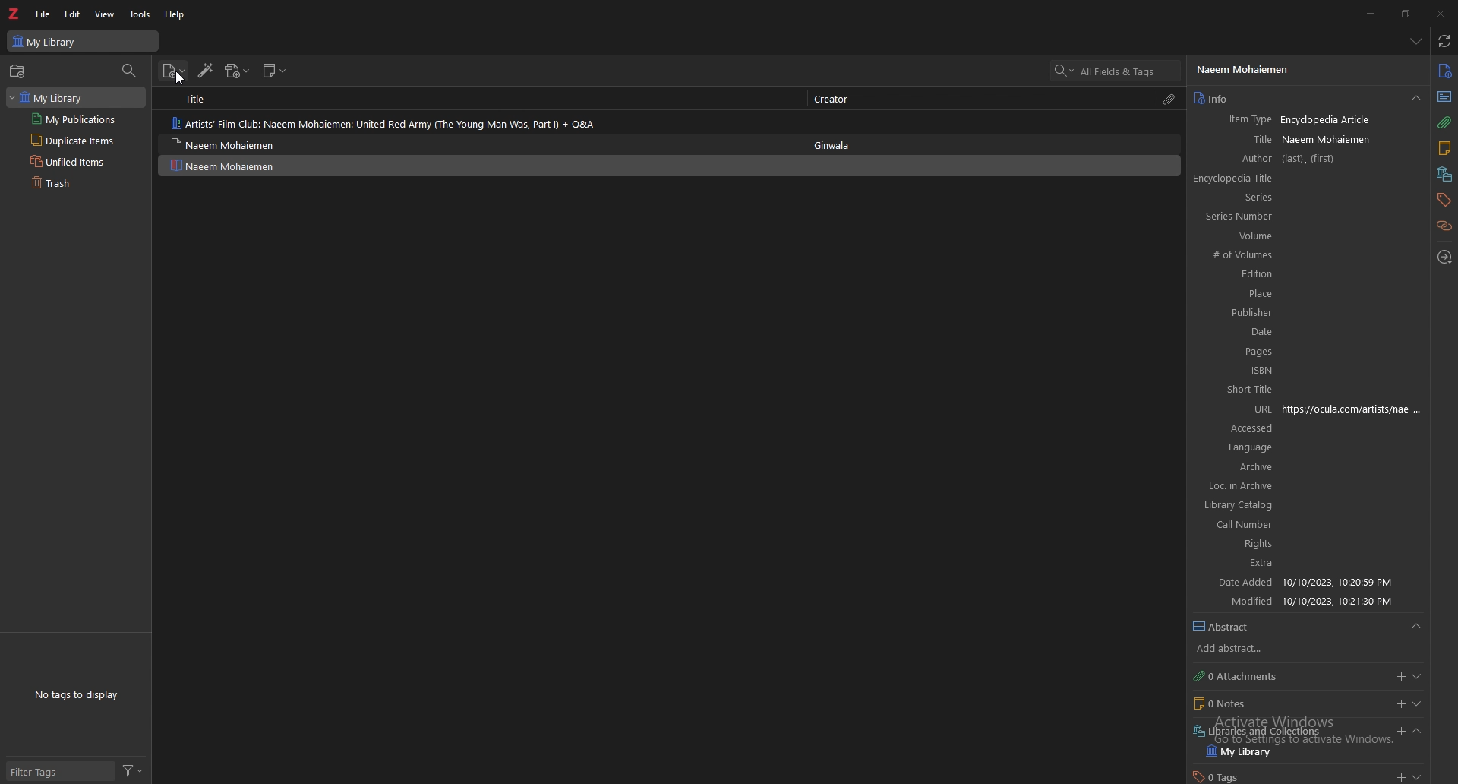  What do you see at coordinates (1401, 676) in the screenshot?
I see `add attachments` at bounding box center [1401, 676].